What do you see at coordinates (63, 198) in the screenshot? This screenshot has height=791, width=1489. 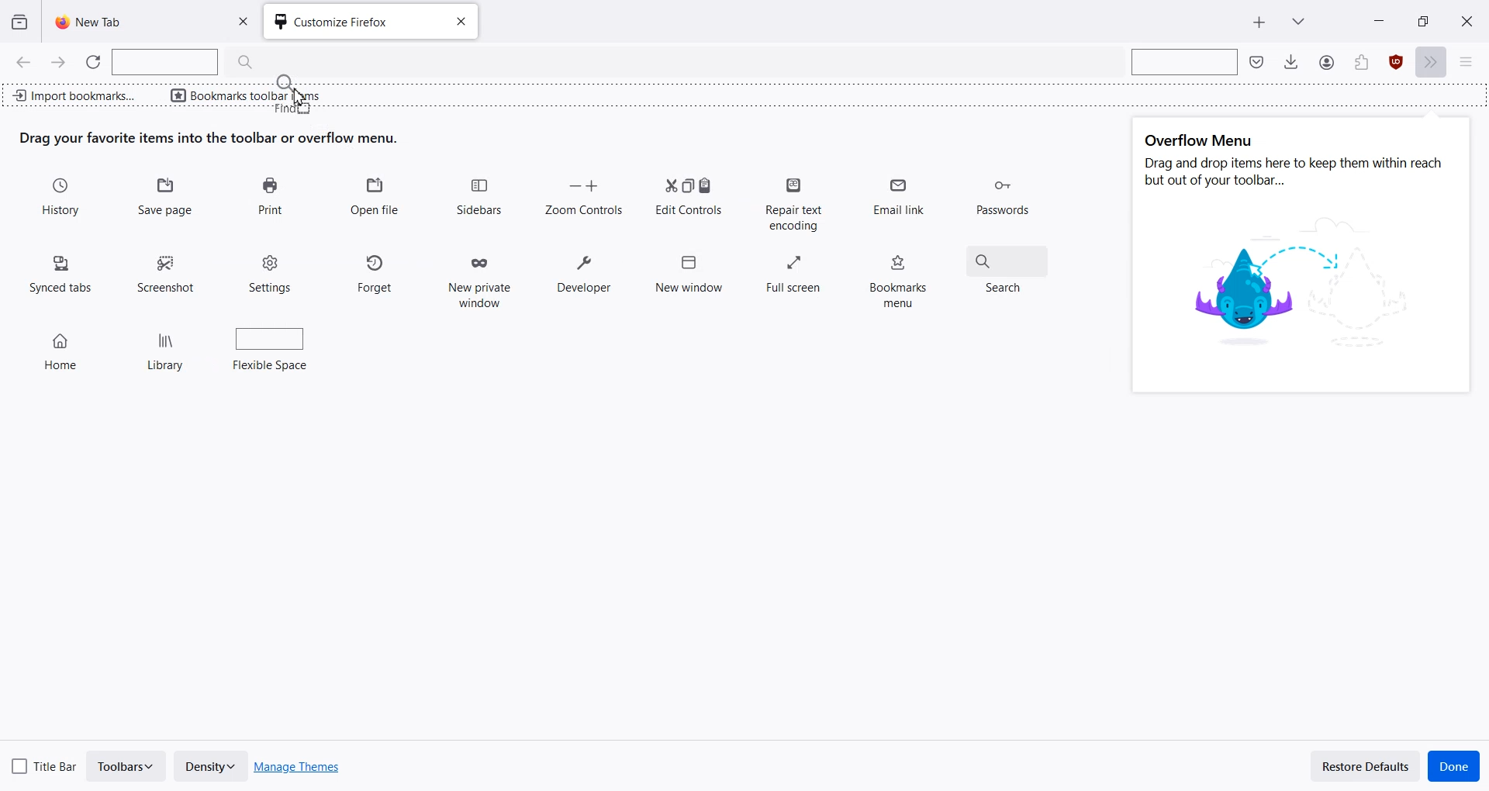 I see `History` at bounding box center [63, 198].